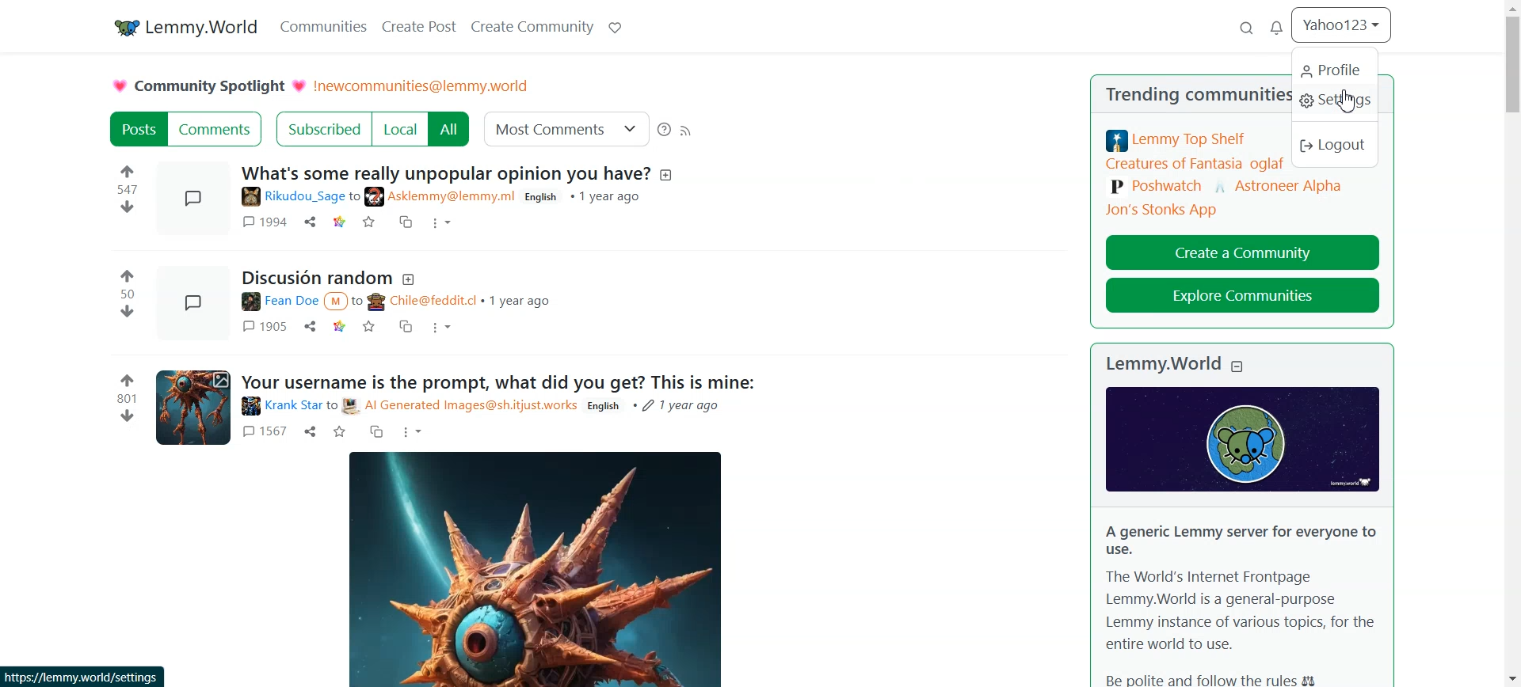 The image size is (1521, 687). What do you see at coordinates (460, 406) in the screenshot?
I see `AI generated images@sh.itjust.works` at bounding box center [460, 406].